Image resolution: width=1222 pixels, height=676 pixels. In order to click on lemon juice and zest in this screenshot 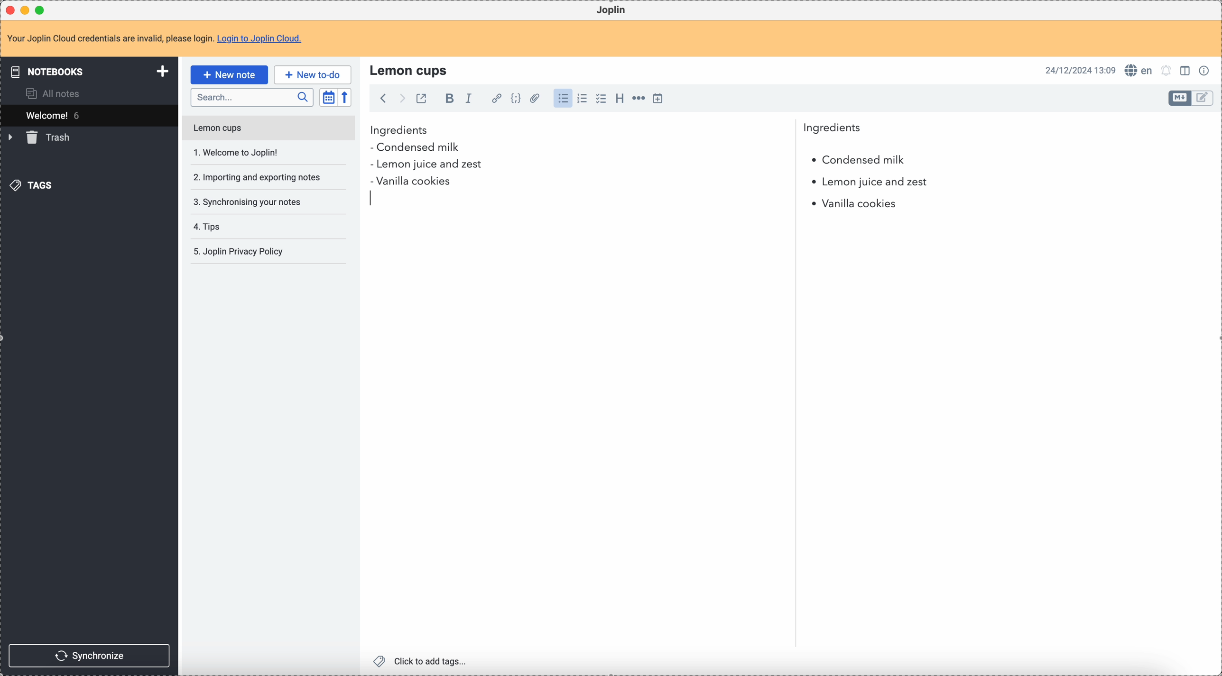, I will do `click(426, 165)`.